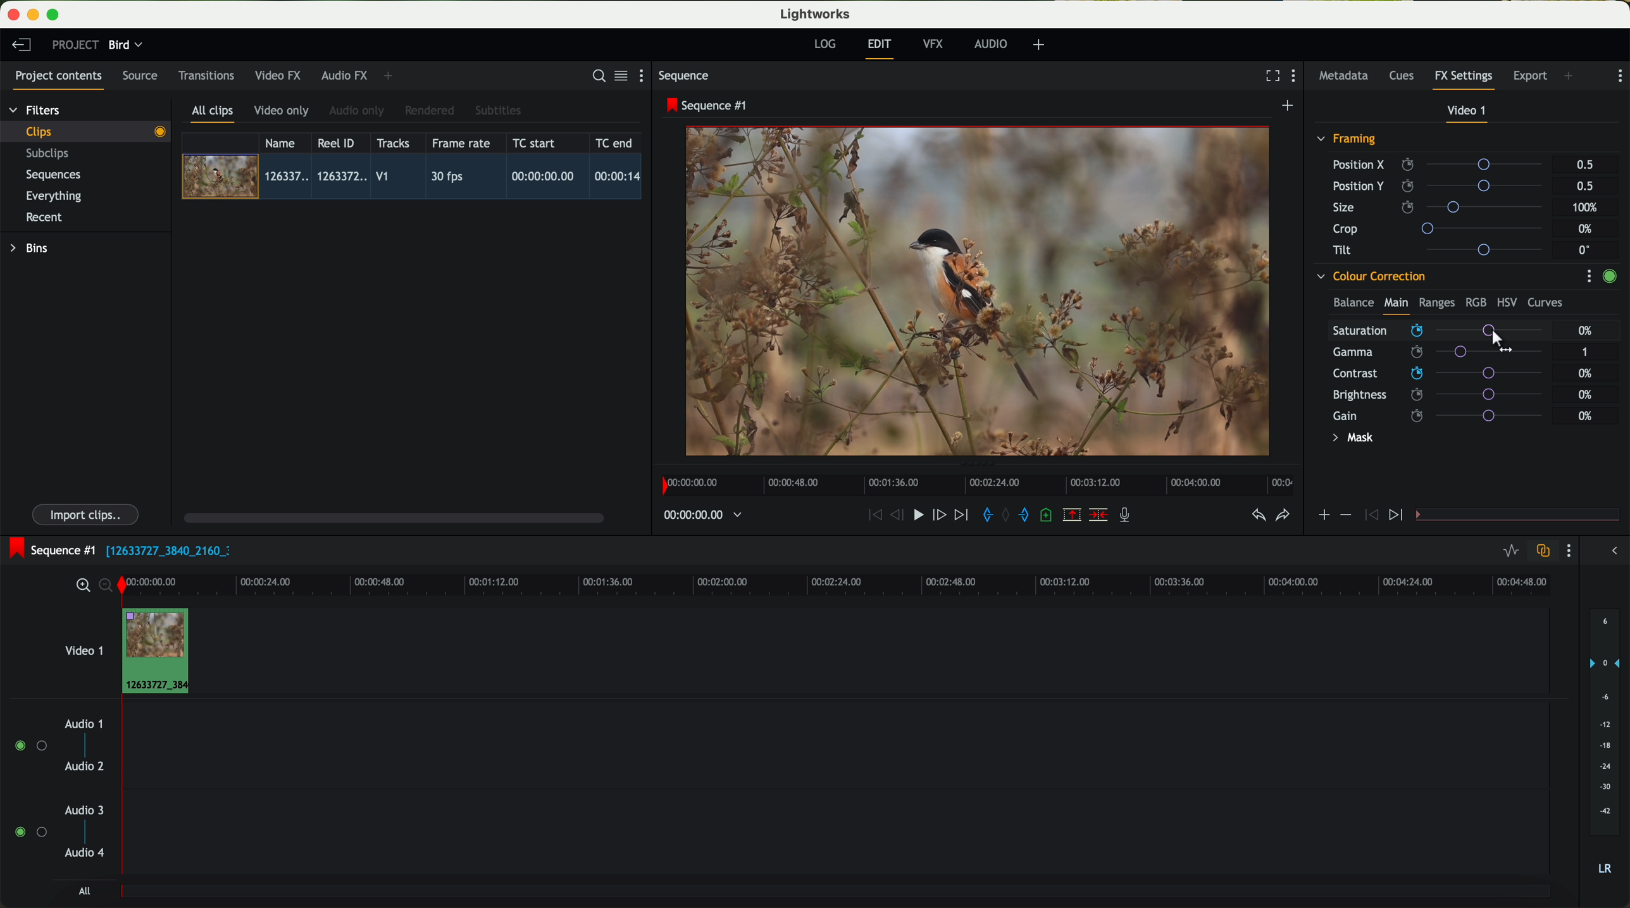 This screenshot has width=1630, height=908. I want to click on audio 1, so click(84, 723).